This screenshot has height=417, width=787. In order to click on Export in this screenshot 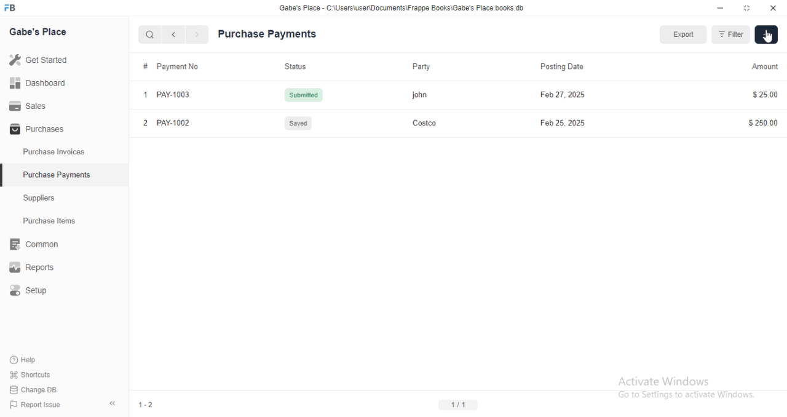, I will do `click(684, 34)`.